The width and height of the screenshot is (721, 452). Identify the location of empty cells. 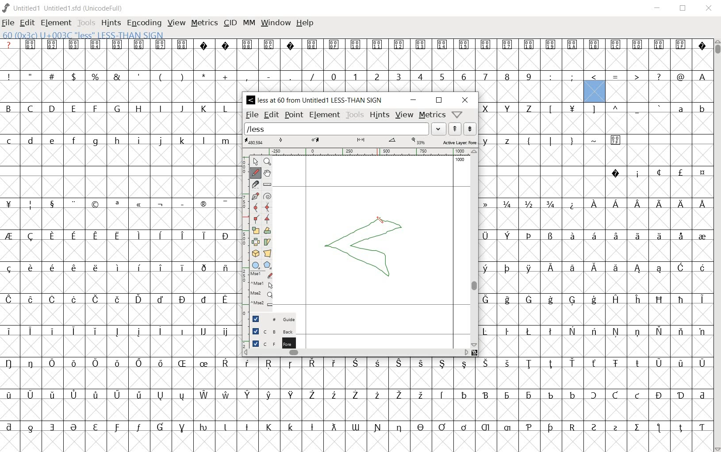
(119, 347).